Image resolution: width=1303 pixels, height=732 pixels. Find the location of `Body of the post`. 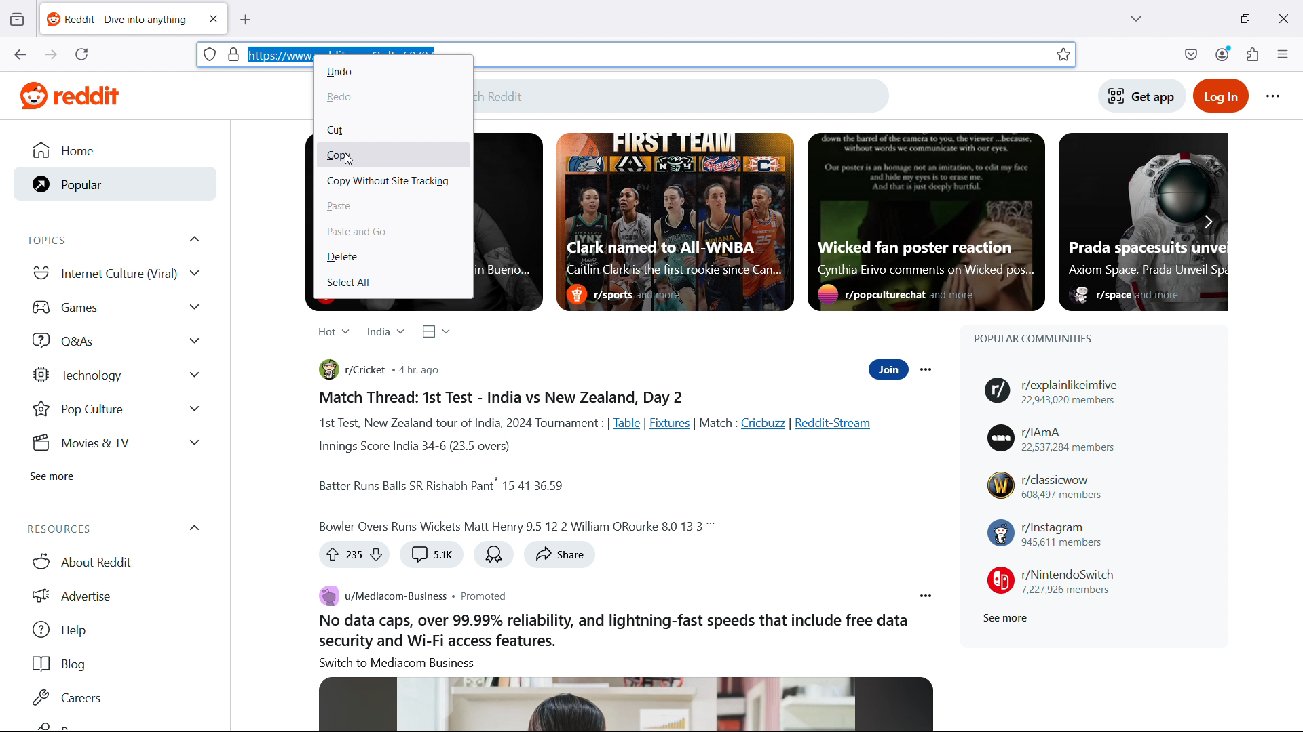

Body of the post is located at coordinates (611, 641).